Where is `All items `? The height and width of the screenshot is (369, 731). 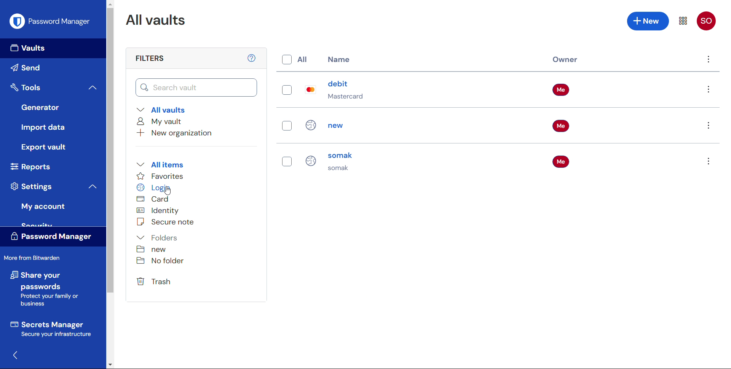
All items  is located at coordinates (161, 165).